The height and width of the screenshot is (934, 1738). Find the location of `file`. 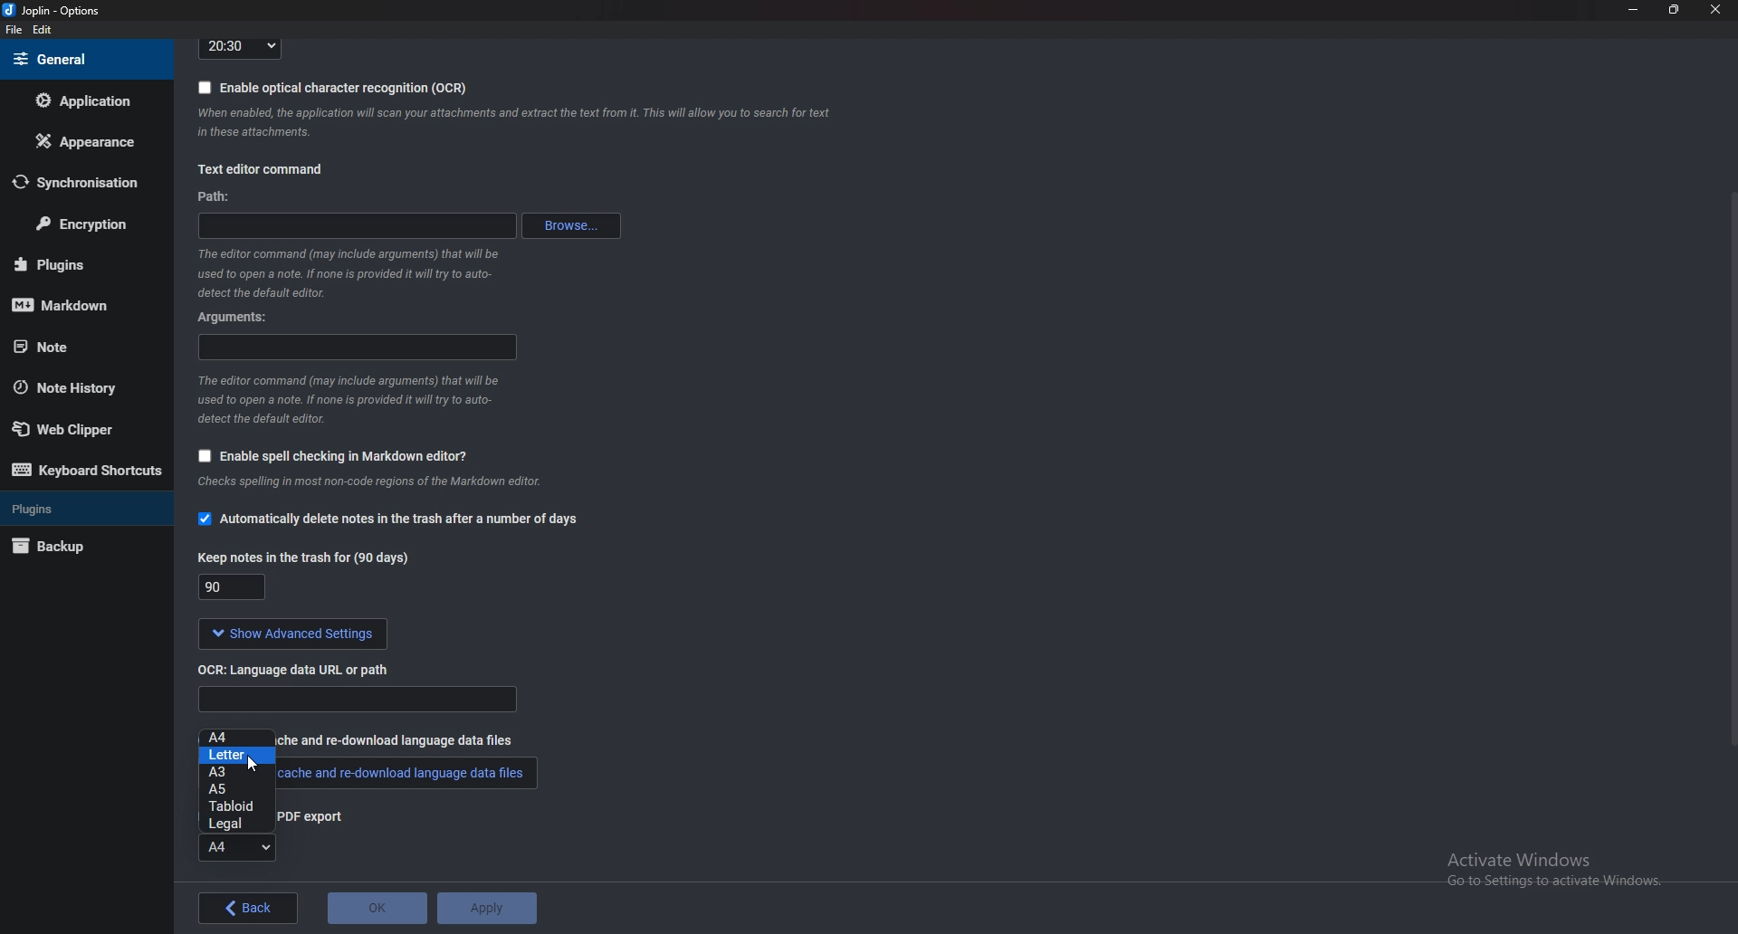

file is located at coordinates (16, 30).